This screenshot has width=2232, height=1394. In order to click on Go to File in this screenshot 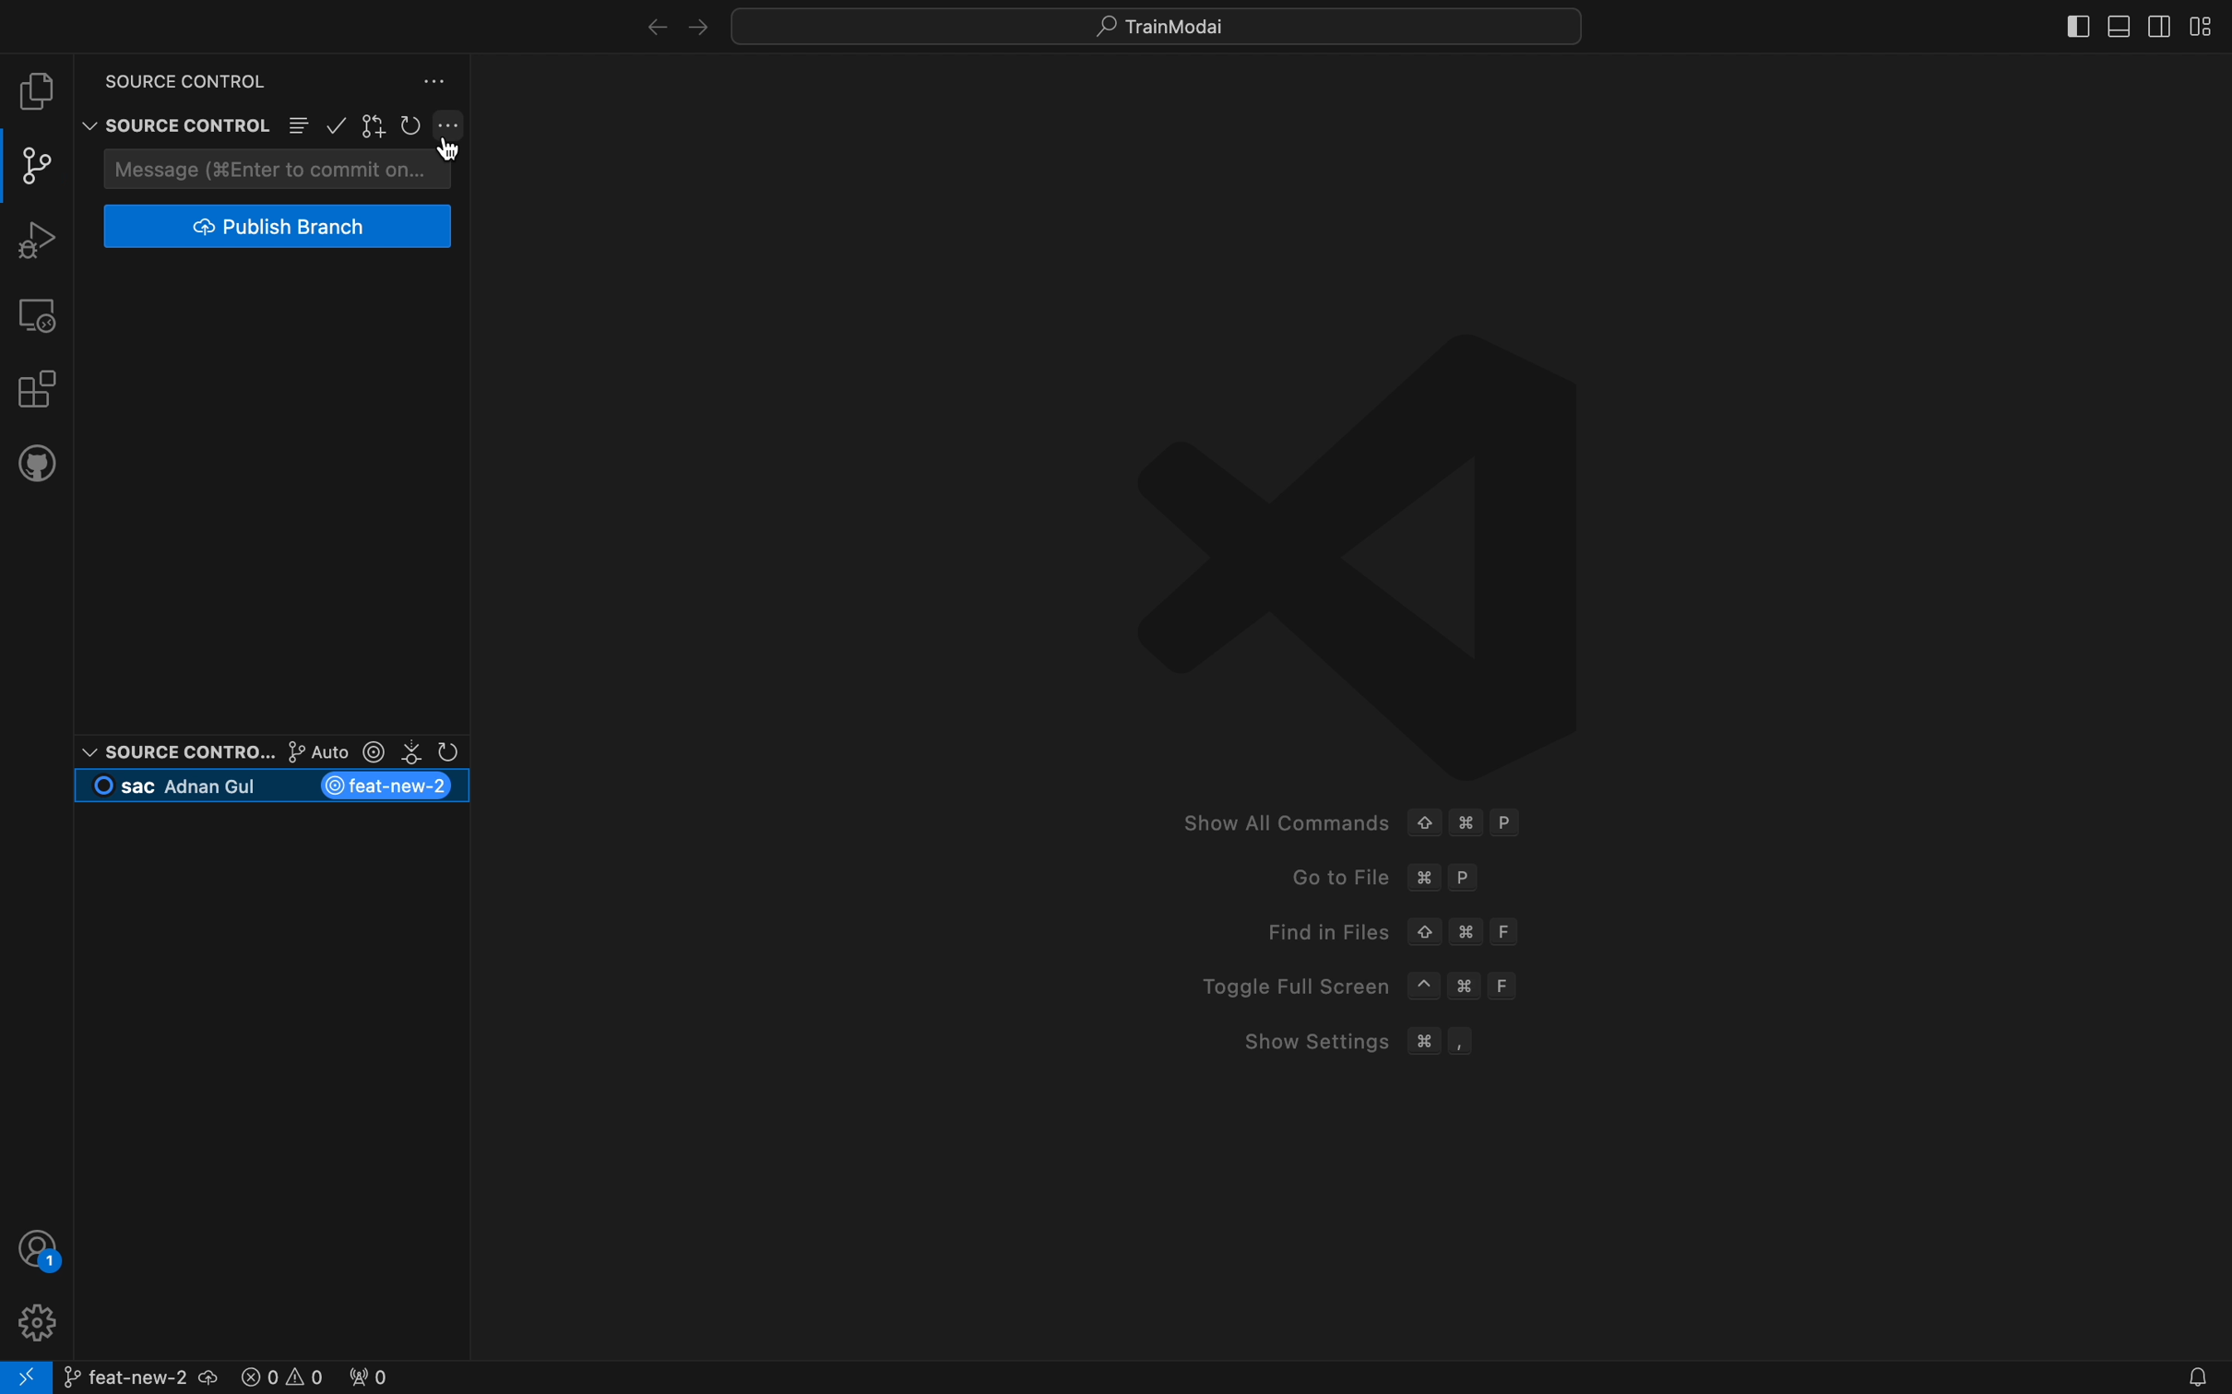, I will do `click(1321, 879)`.